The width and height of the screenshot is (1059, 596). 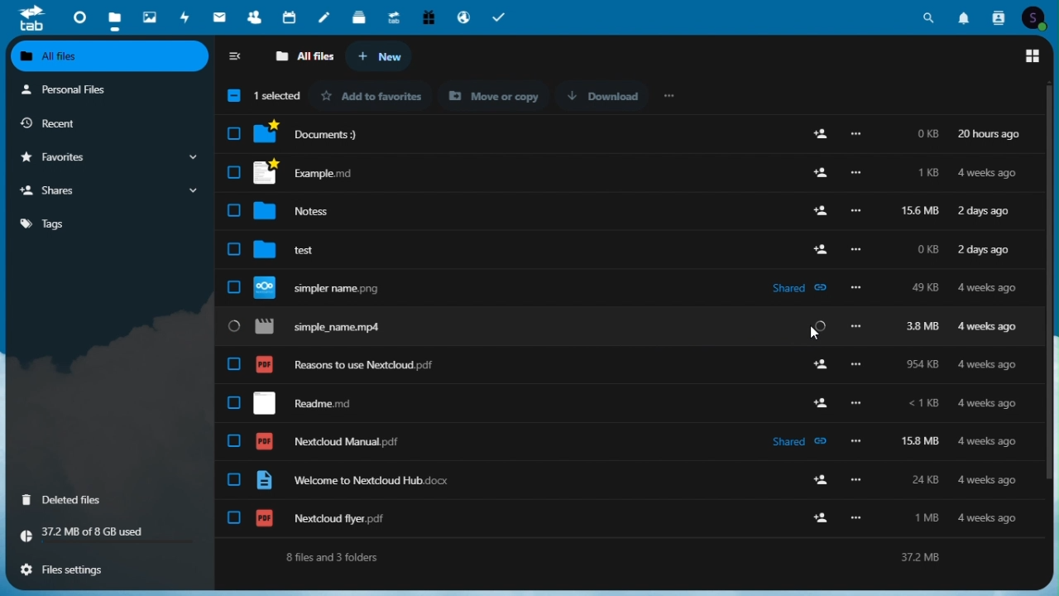 What do you see at coordinates (377, 57) in the screenshot?
I see `new` at bounding box center [377, 57].